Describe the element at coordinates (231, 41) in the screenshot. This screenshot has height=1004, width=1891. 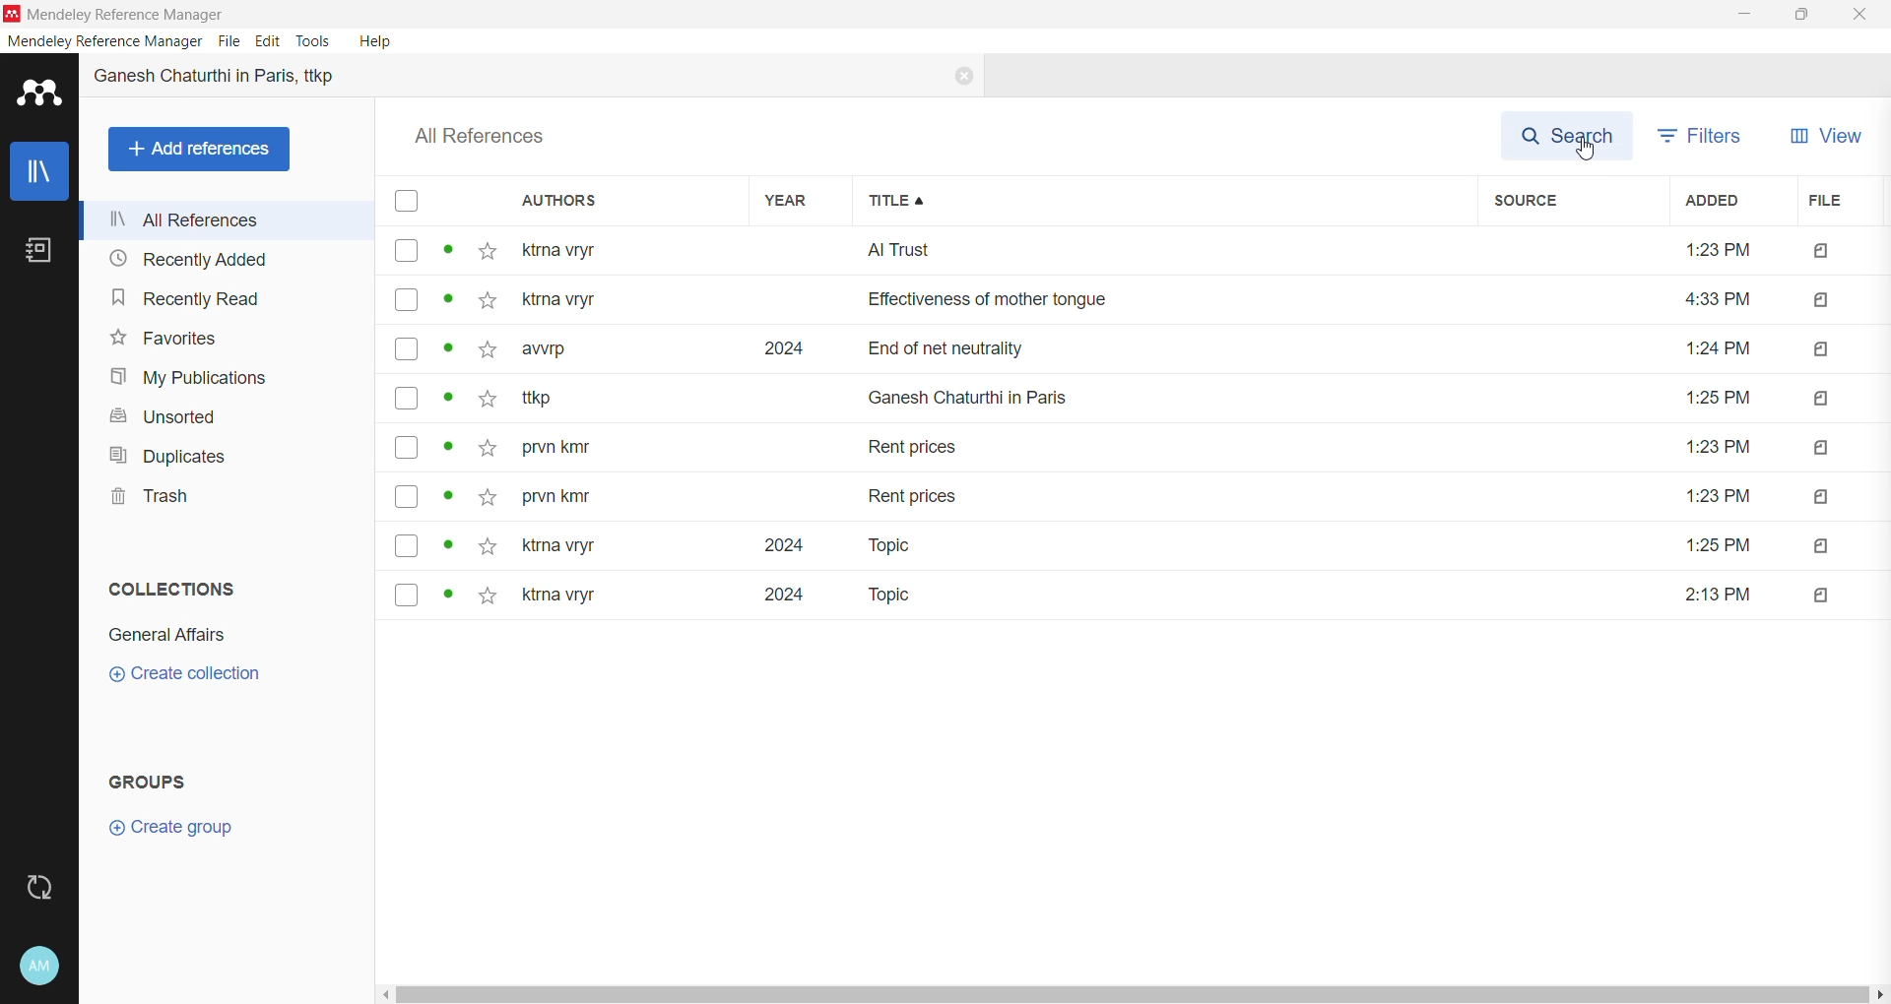
I see `File` at that location.